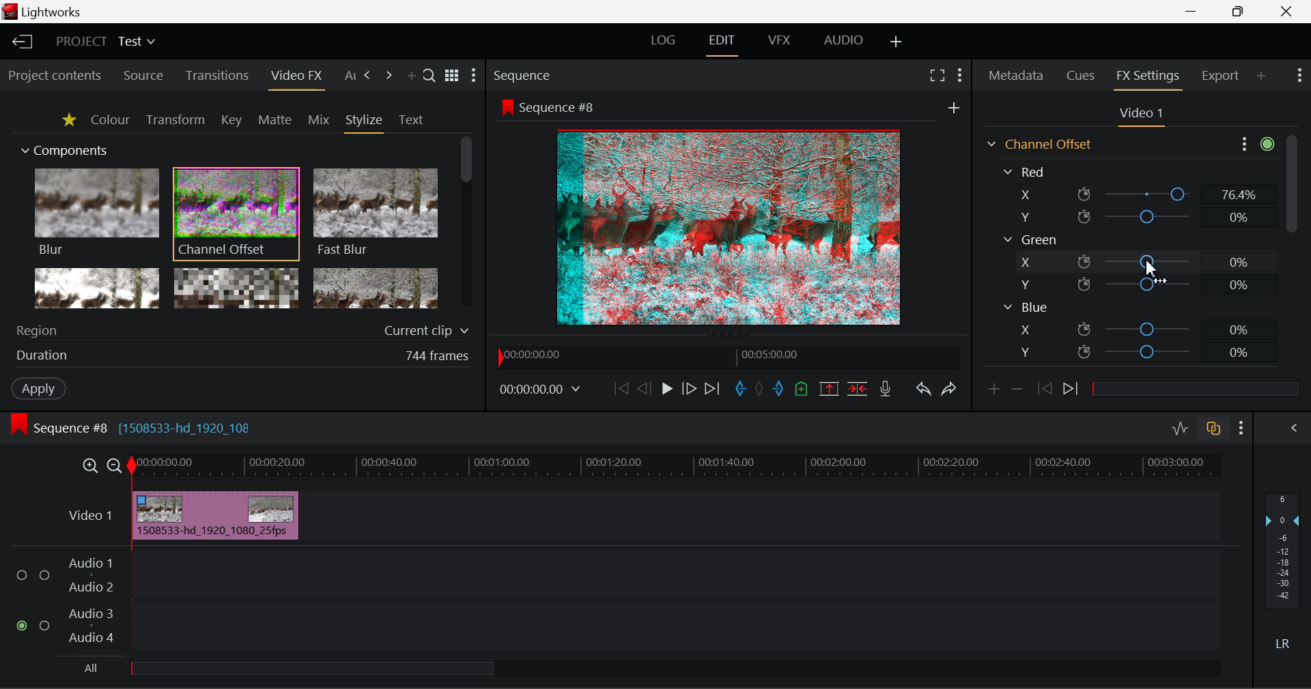  What do you see at coordinates (68, 121) in the screenshot?
I see `Favorites` at bounding box center [68, 121].